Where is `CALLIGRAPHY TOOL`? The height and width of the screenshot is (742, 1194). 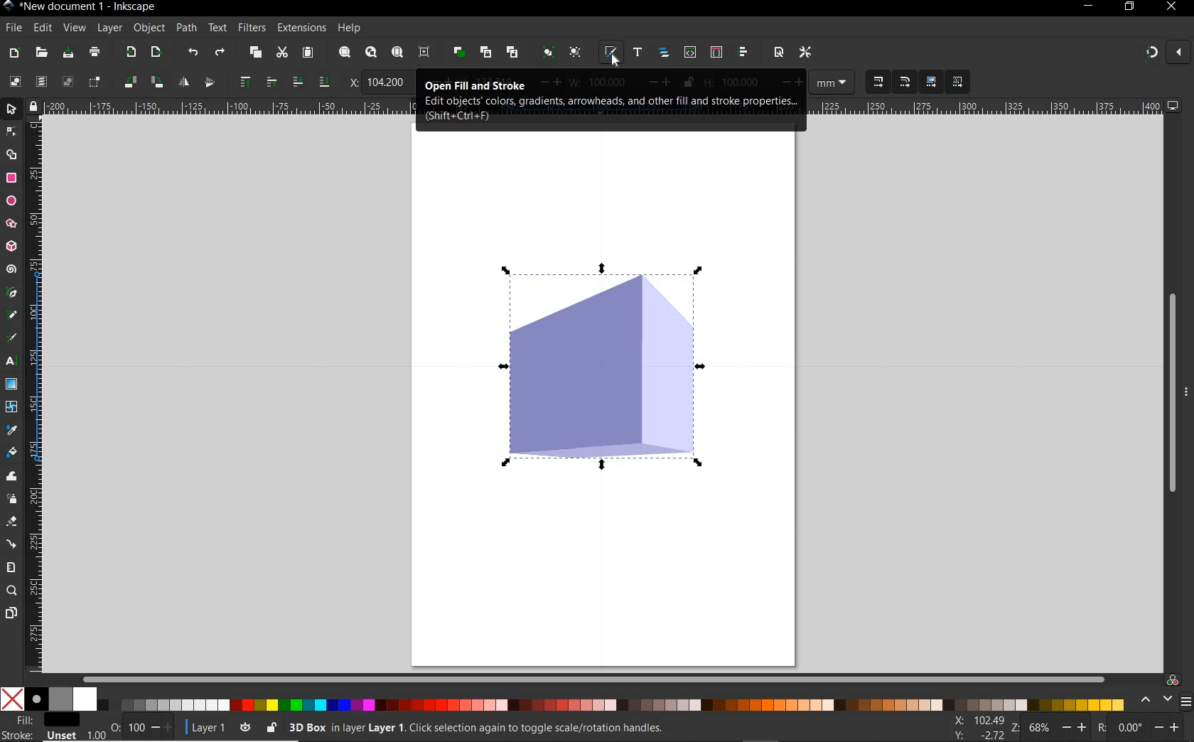 CALLIGRAPHY TOOL is located at coordinates (11, 338).